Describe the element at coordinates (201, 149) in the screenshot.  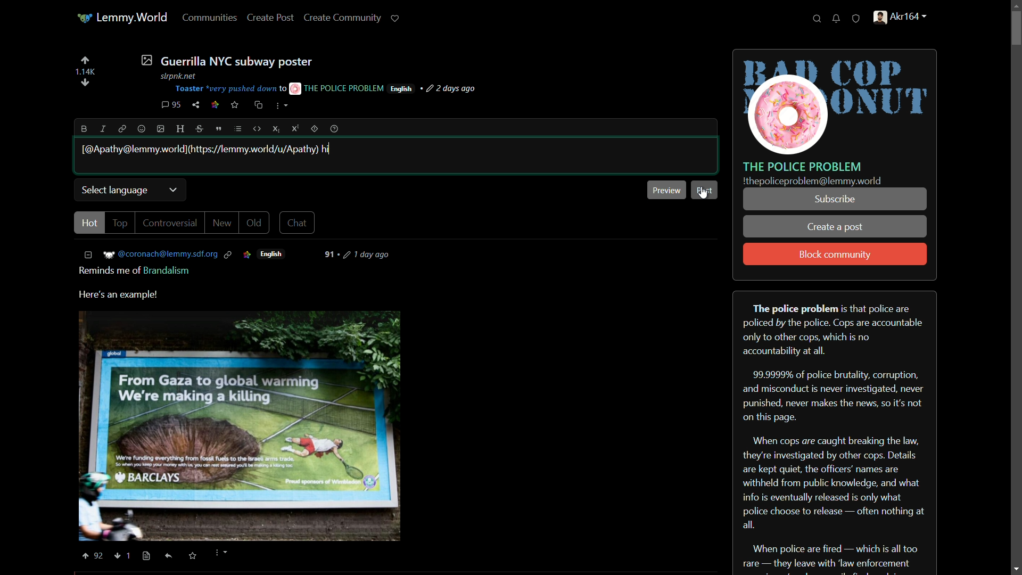
I see `mentioned user` at that location.